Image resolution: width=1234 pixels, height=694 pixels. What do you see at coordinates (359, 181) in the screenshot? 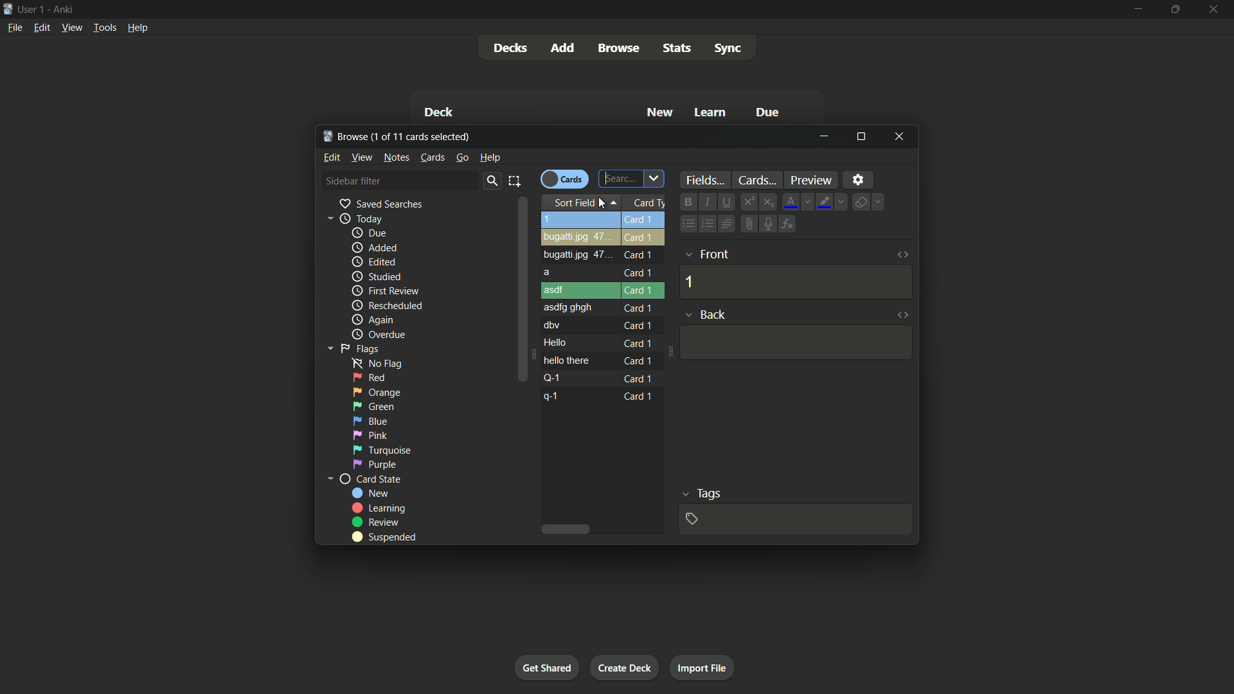
I see `sidebar filter` at bounding box center [359, 181].